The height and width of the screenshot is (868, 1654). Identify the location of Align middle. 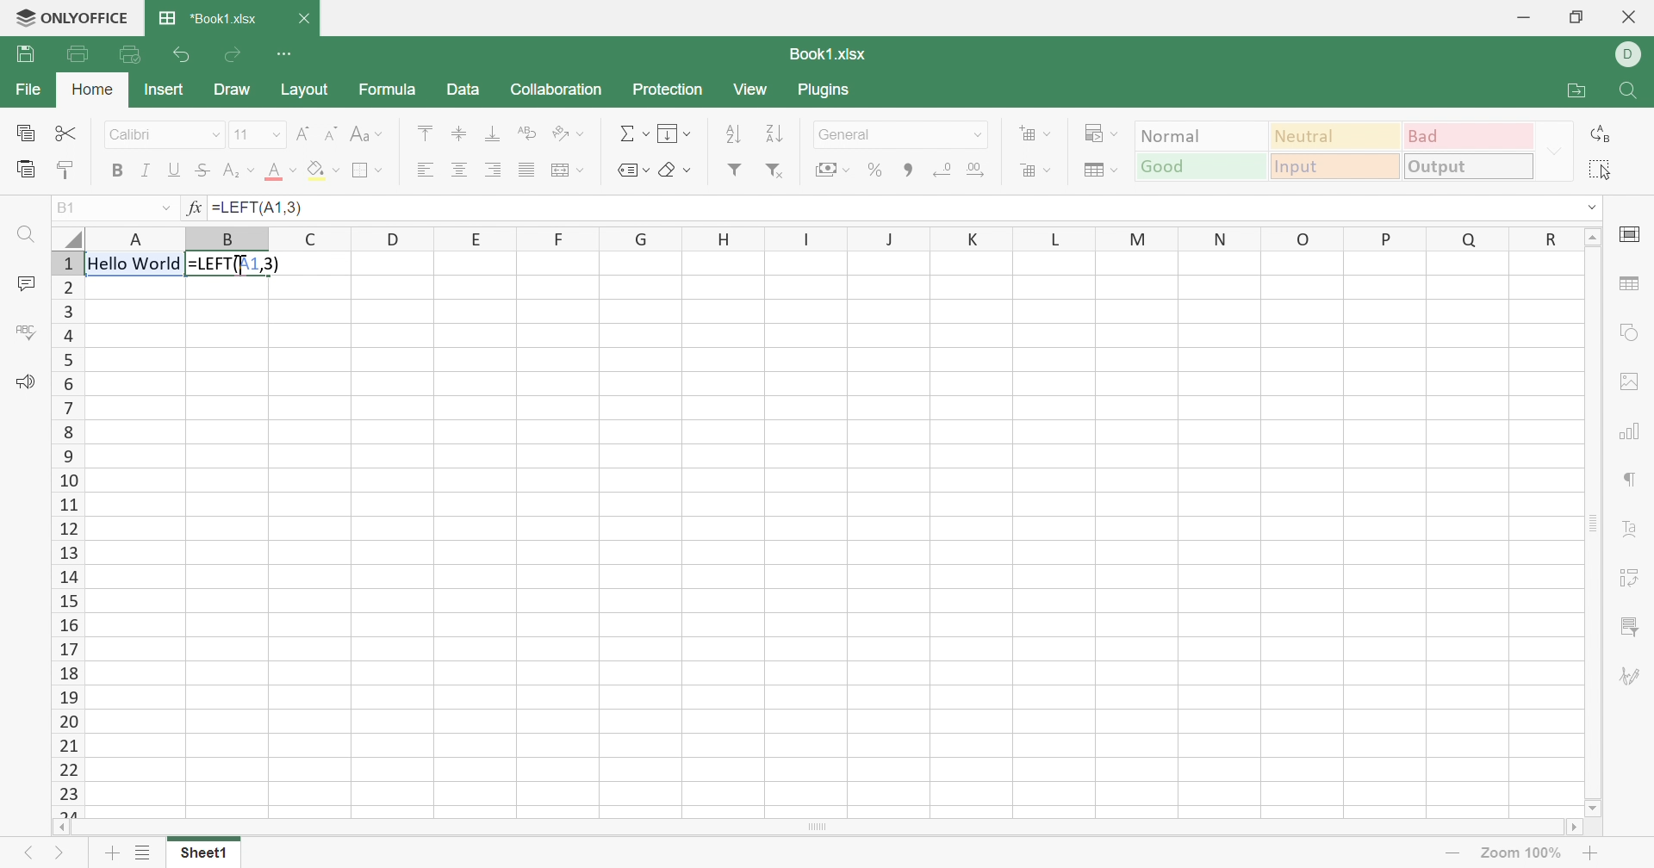
(459, 133).